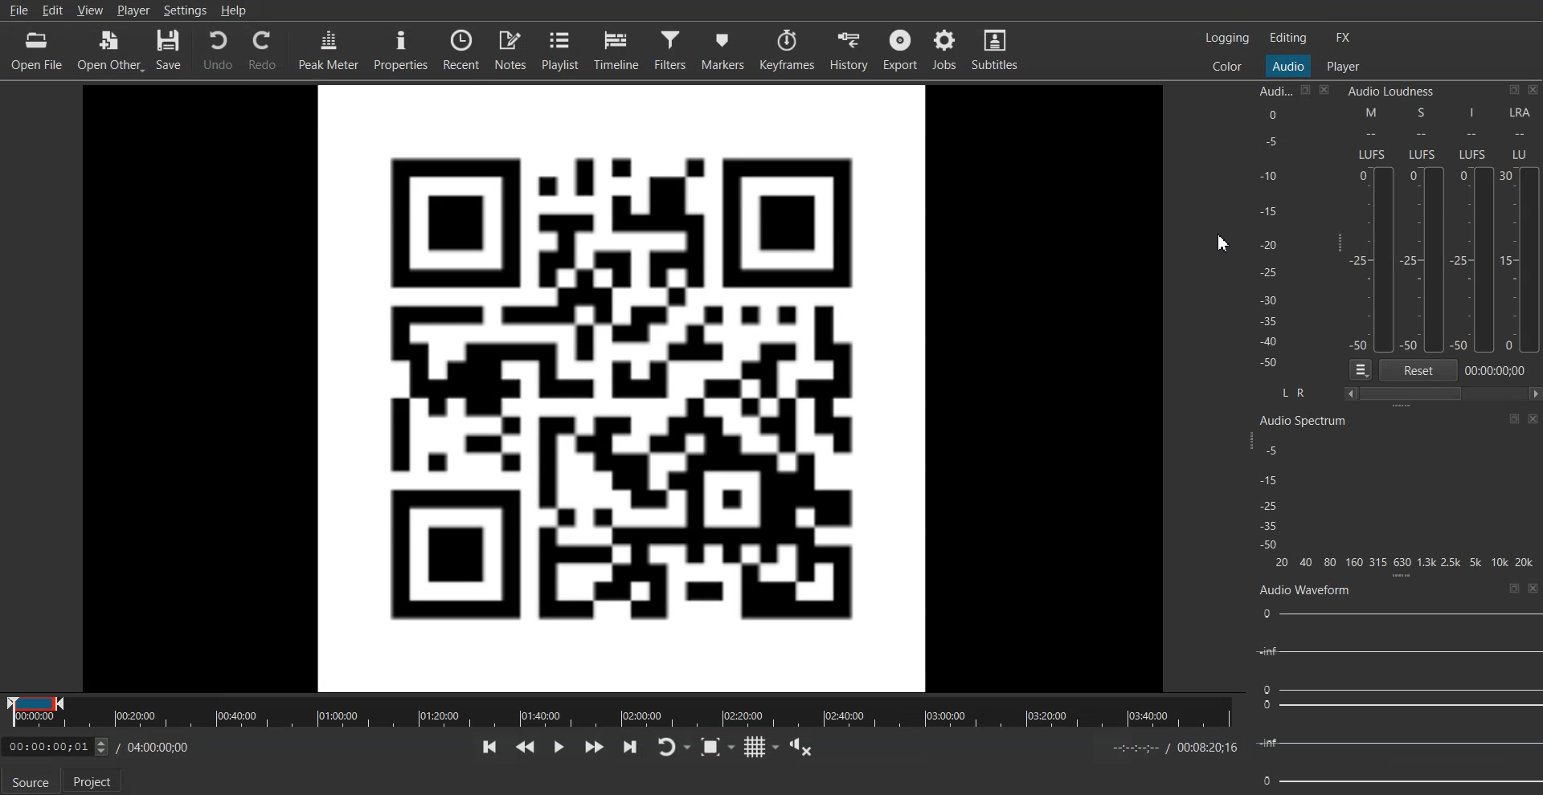 The image size is (1543, 795). Describe the element at coordinates (762, 747) in the screenshot. I see `Toggle grid display to the player` at that location.